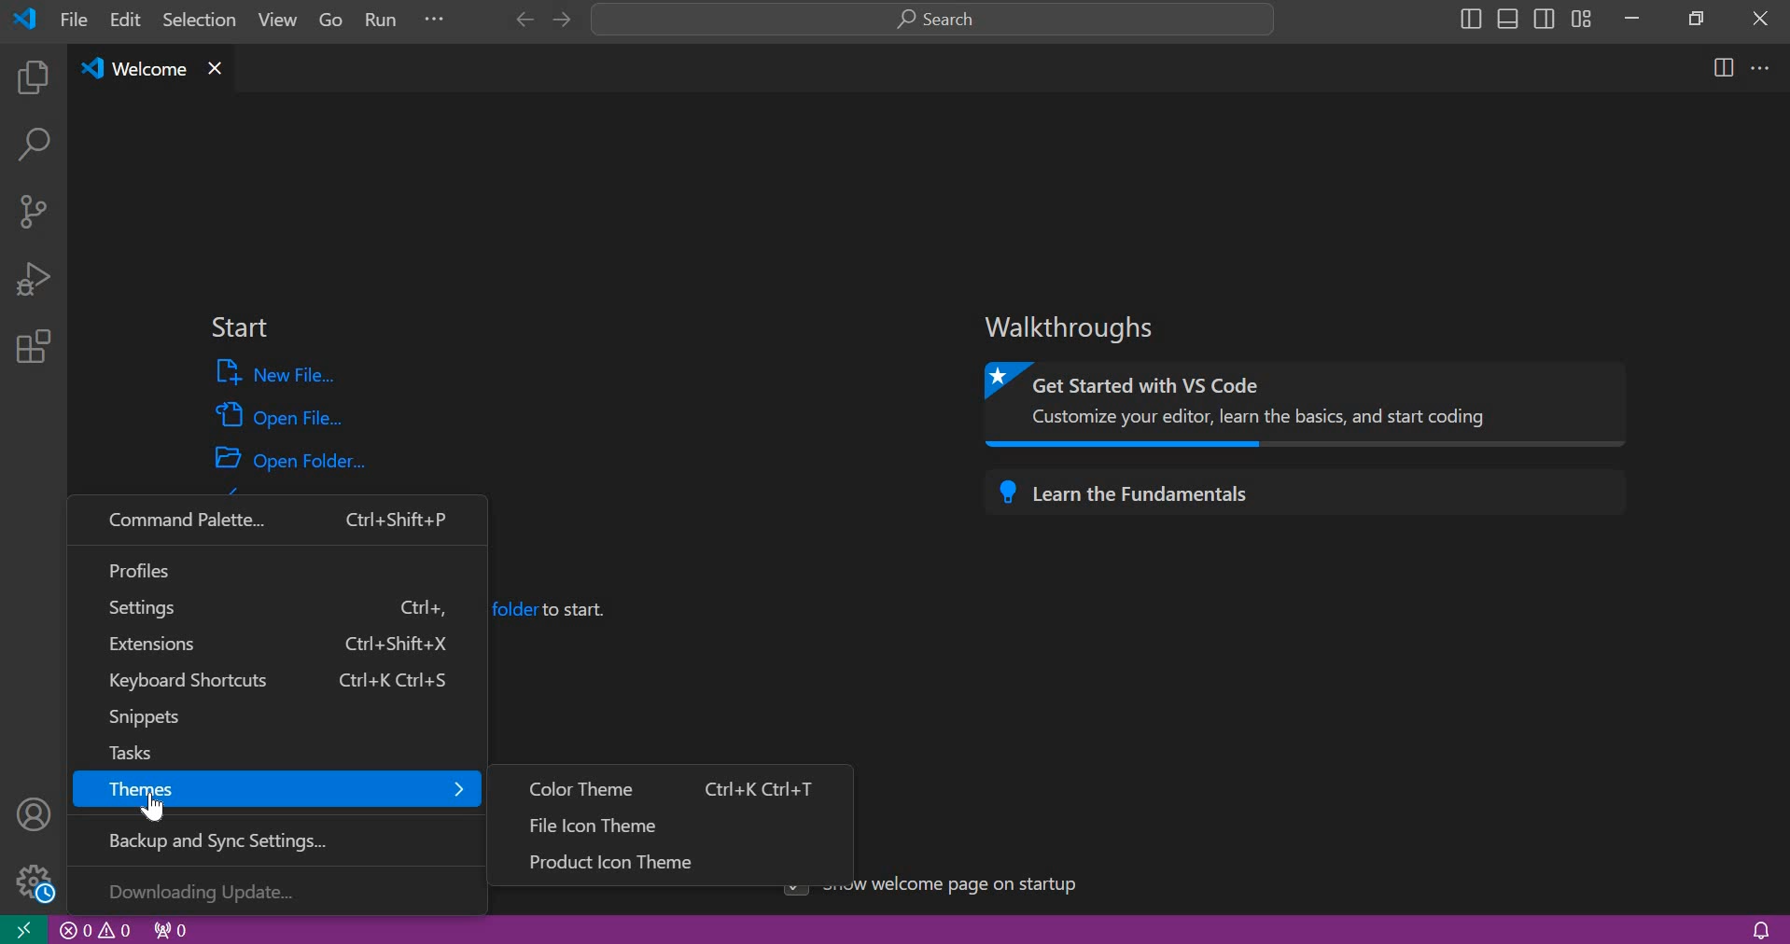  Describe the element at coordinates (520, 20) in the screenshot. I see `go forward` at that location.